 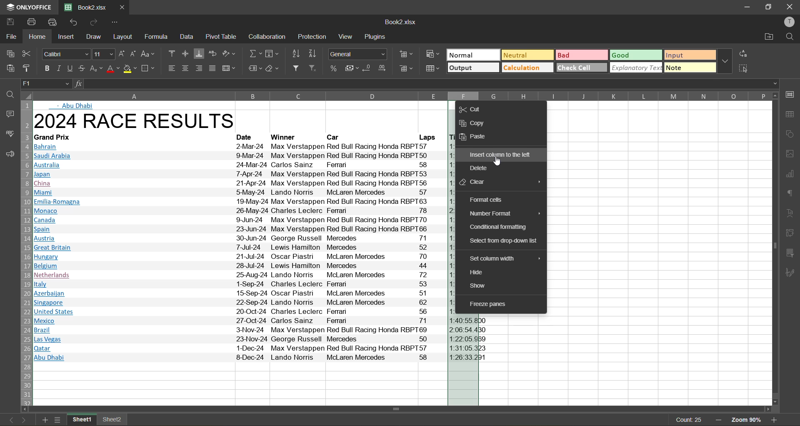 What do you see at coordinates (7, 113) in the screenshot?
I see `comments` at bounding box center [7, 113].